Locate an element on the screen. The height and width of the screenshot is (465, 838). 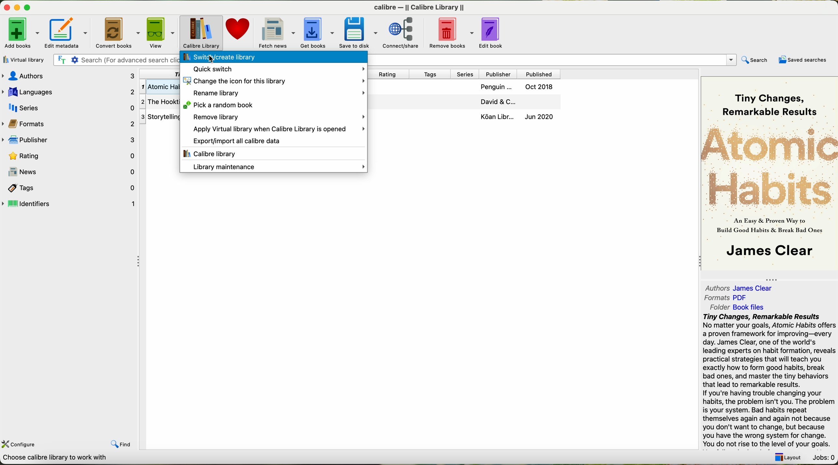
switch/create library is located at coordinates (273, 57).